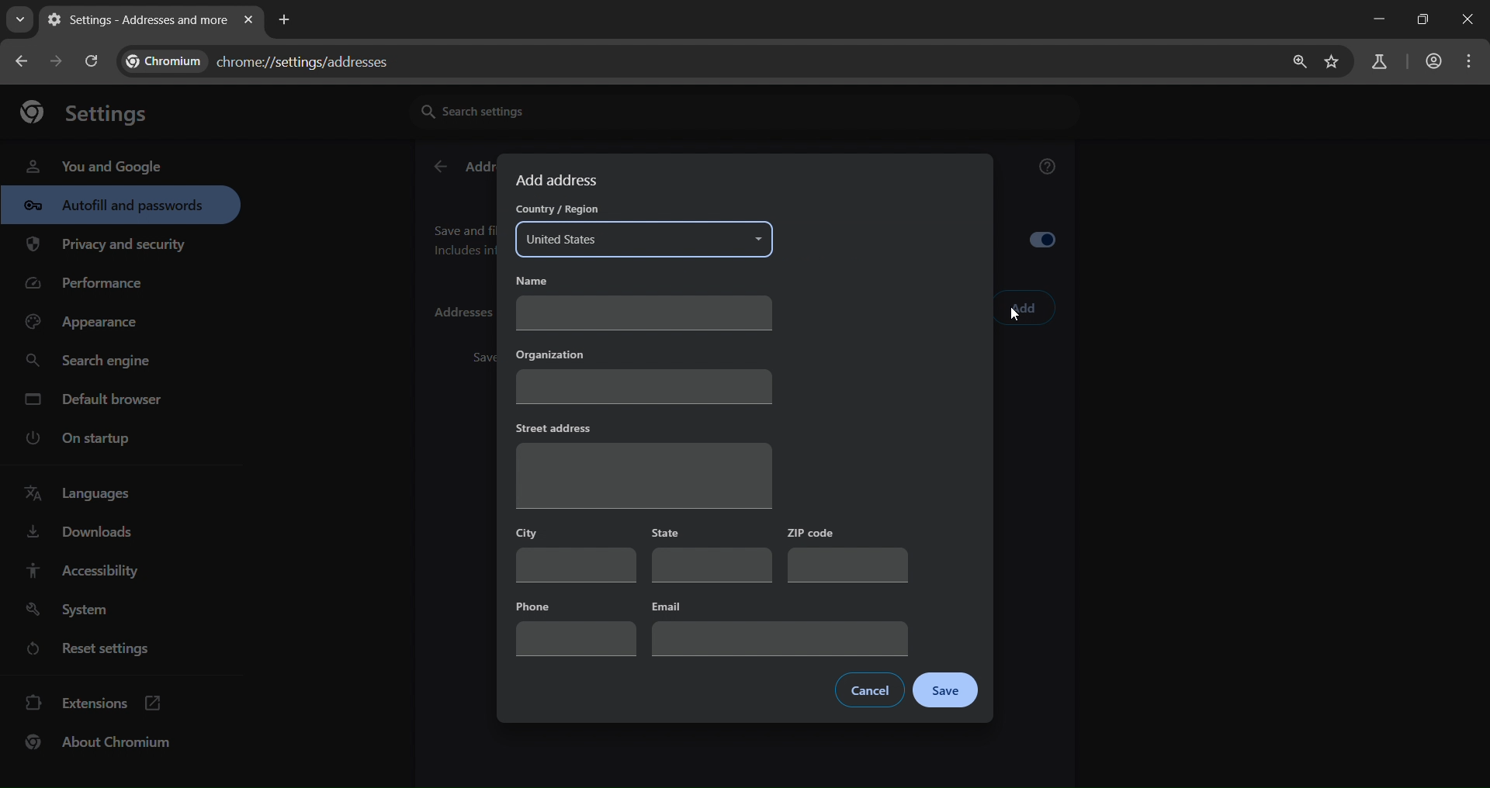 The height and width of the screenshot is (788, 1490). I want to click on system, so click(71, 610).